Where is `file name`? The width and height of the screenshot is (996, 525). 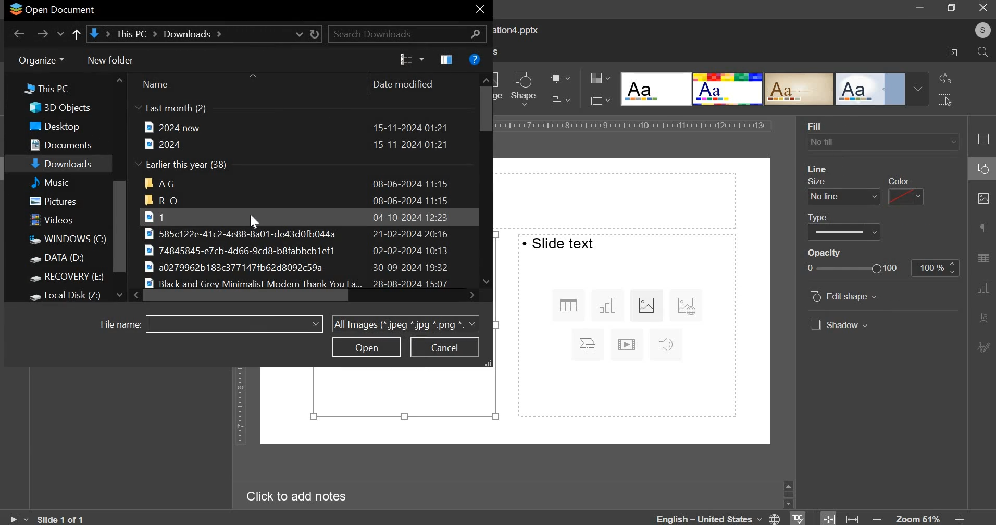 file name is located at coordinates (117, 325).